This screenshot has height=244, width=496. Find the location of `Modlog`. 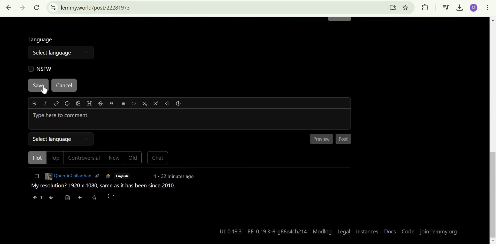

Modlog is located at coordinates (322, 231).